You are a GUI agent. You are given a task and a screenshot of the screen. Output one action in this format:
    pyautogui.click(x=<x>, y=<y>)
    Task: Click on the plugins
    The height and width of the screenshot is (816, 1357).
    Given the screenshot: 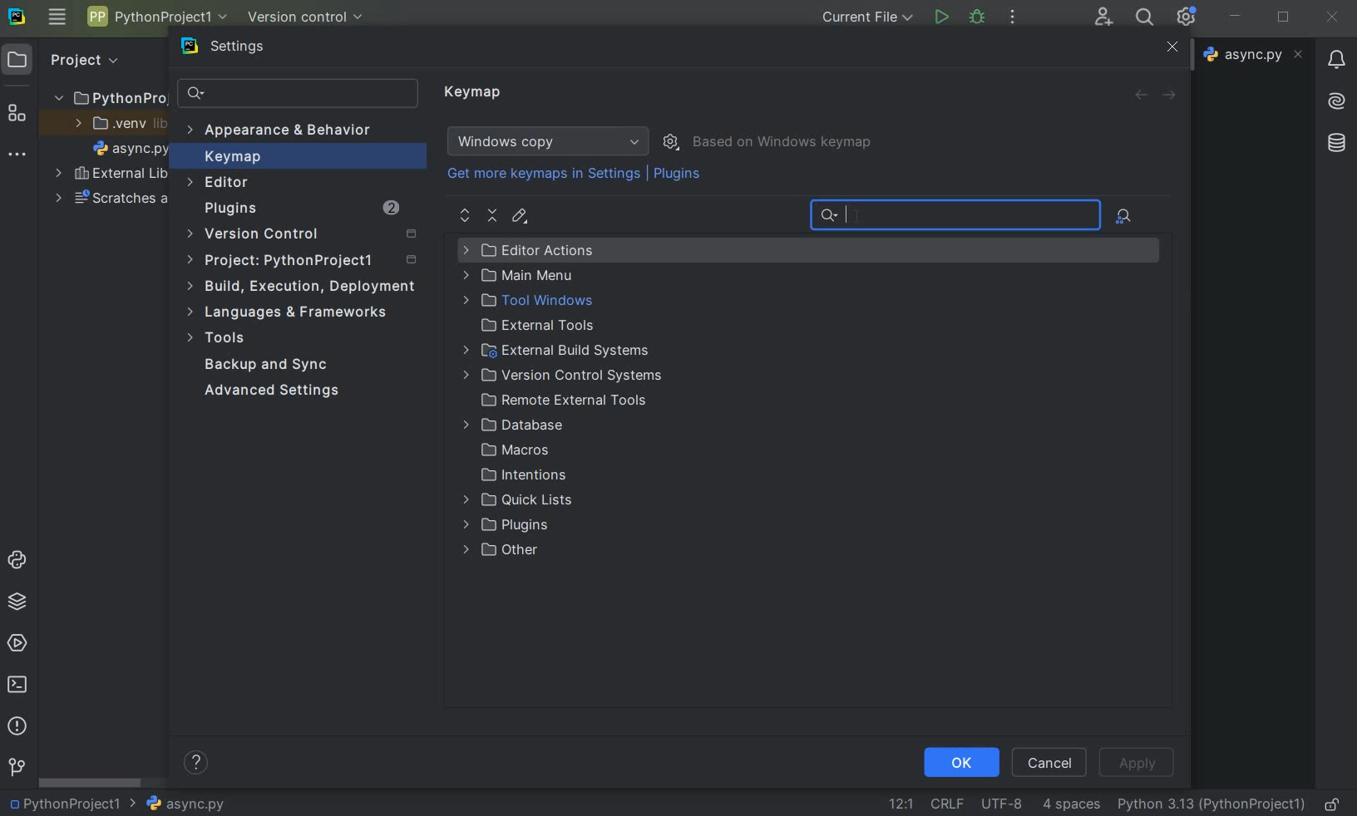 What is the action you would take?
    pyautogui.click(x=679, y=177)
    